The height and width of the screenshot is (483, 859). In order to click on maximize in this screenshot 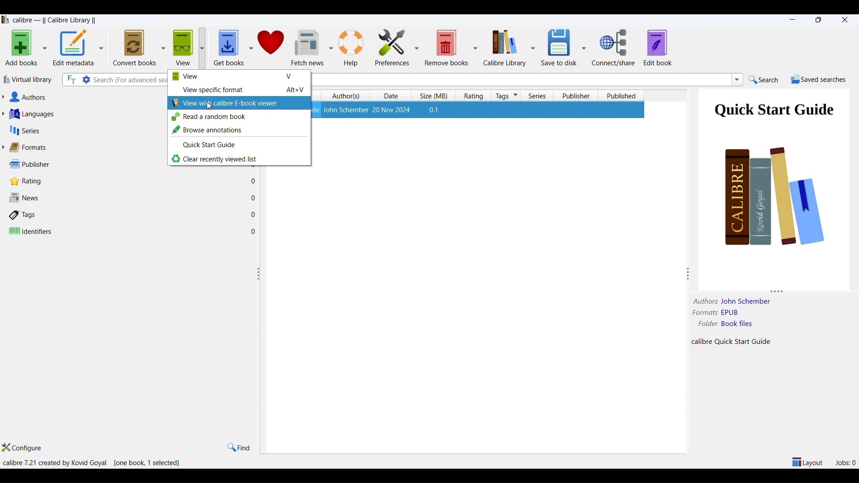, I will do `click(821, 21)`.